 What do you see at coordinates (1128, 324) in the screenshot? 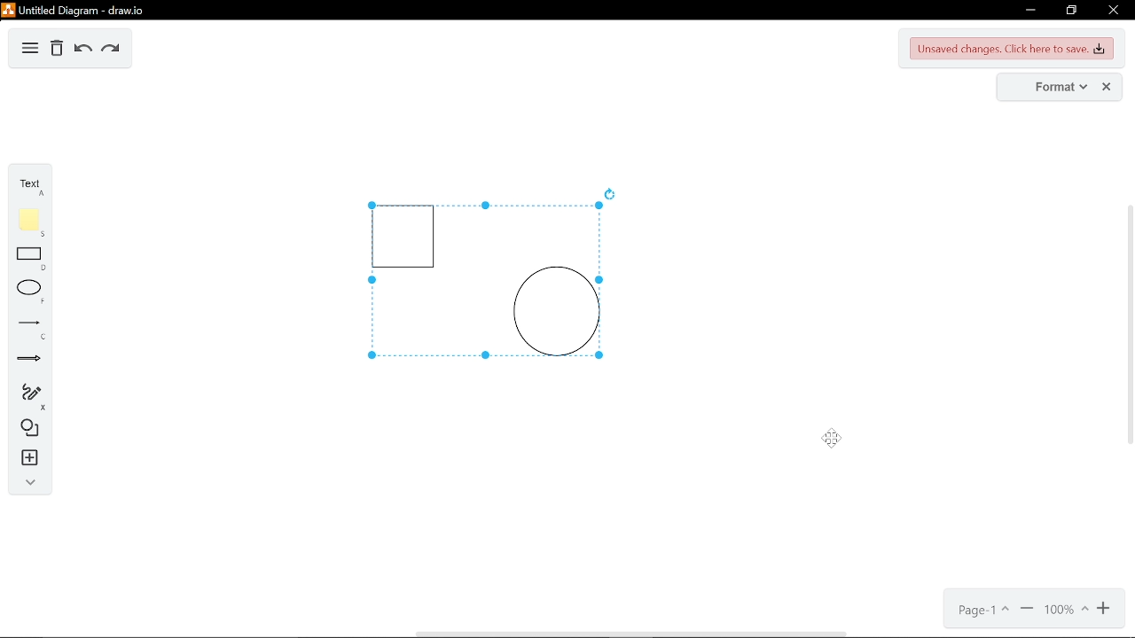
I see `vertical scrollbar` at bounding box center [1128, 324].